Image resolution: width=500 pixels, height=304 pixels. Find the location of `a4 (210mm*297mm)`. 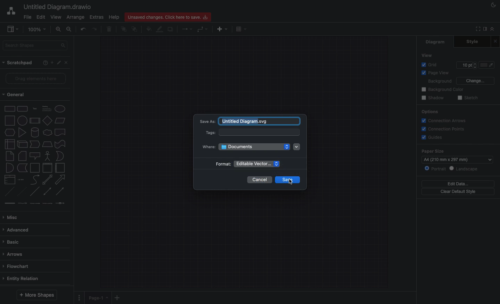

a4 (210mm*297mm) is located at coordinates (448, 159).